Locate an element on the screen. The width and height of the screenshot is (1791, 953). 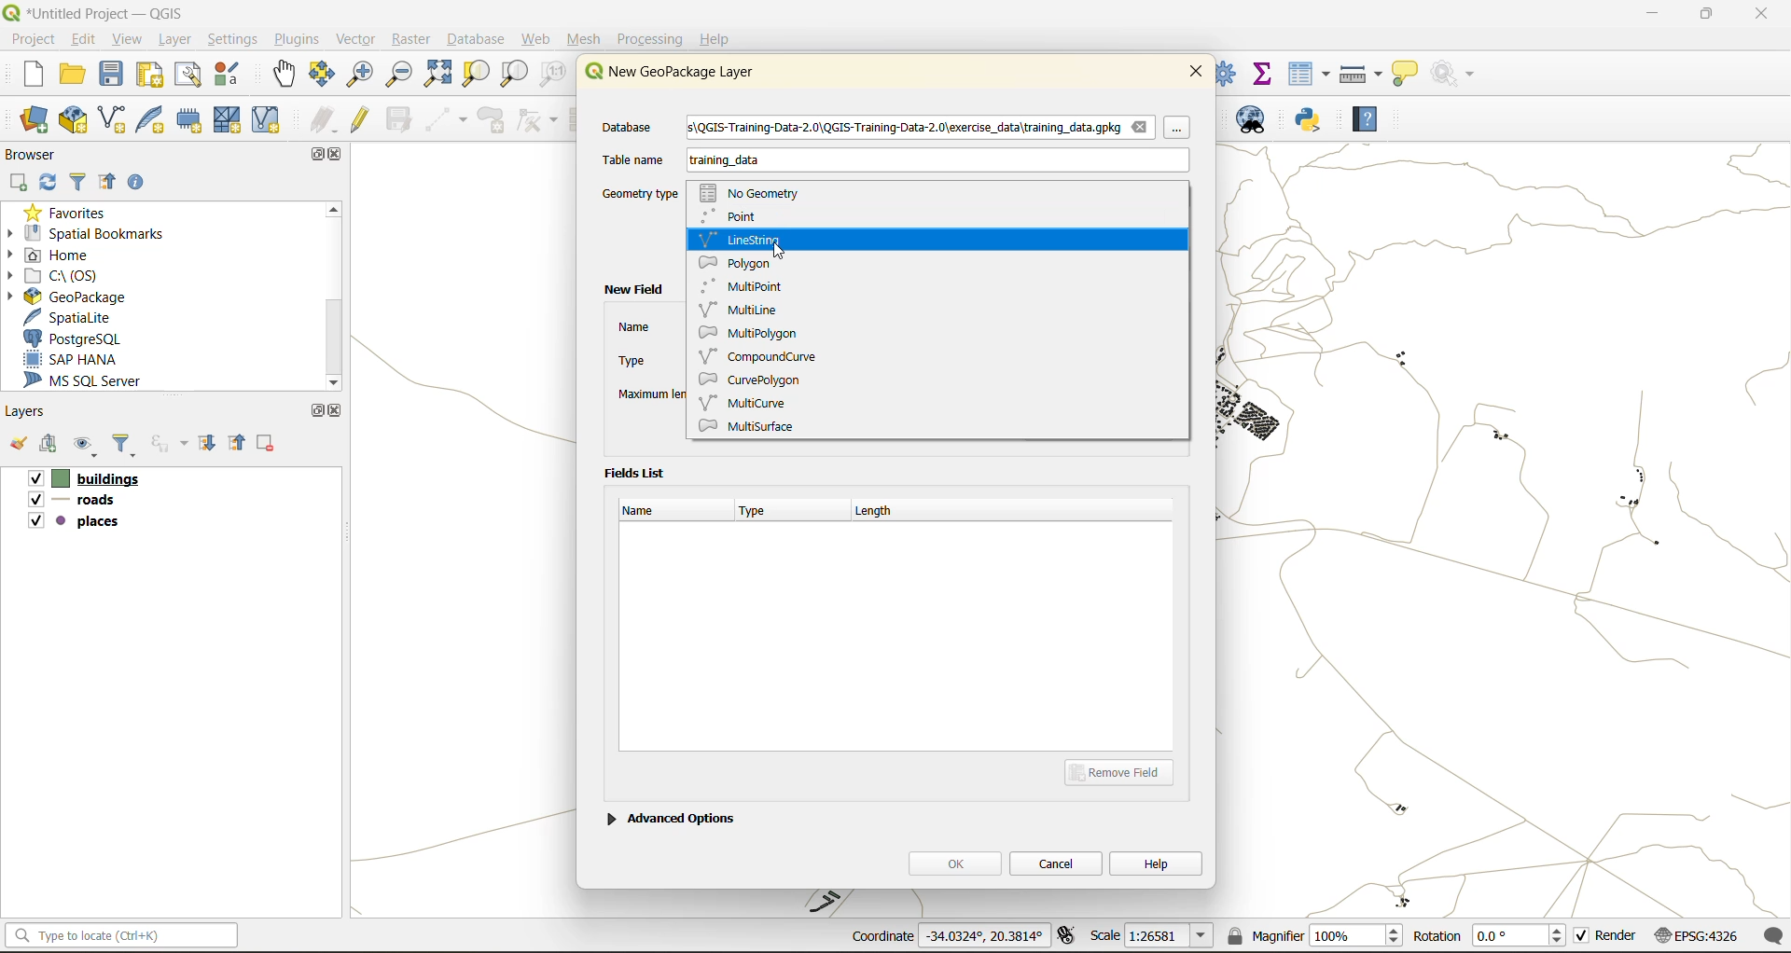
crs (EPSG:4326) is located at coordinates (1701, 936).